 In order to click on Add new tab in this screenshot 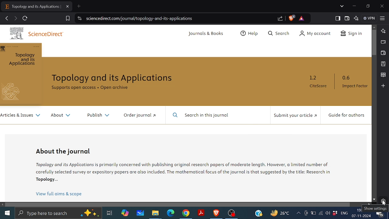, I will do `click(79, 6)`.